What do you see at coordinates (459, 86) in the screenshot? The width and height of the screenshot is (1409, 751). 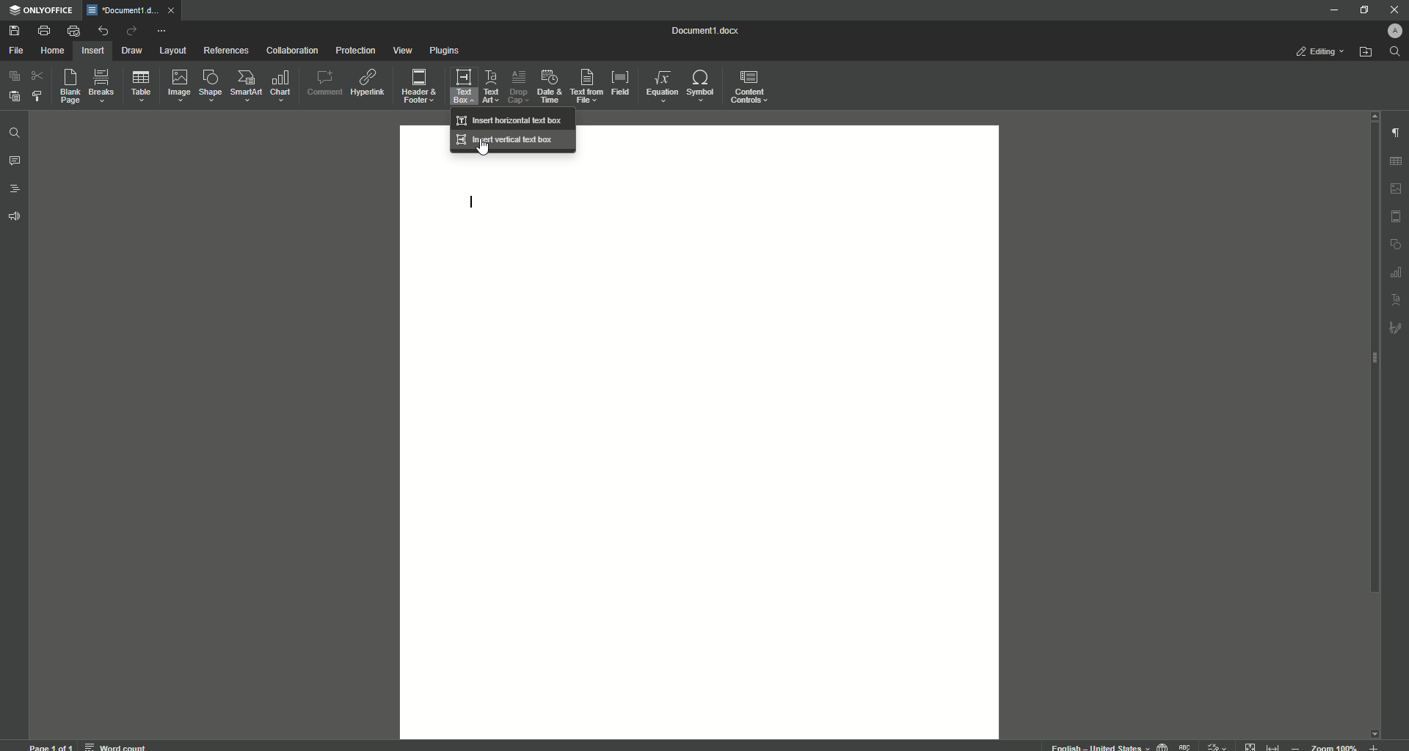 I see `Text Box` at bounding box center [459, 86].